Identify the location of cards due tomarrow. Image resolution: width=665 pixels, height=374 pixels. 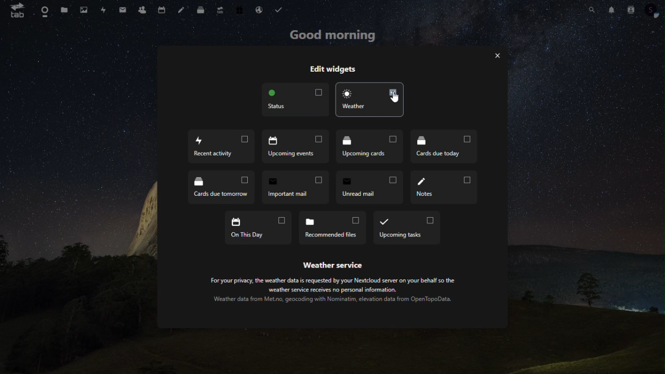
(222, 186).